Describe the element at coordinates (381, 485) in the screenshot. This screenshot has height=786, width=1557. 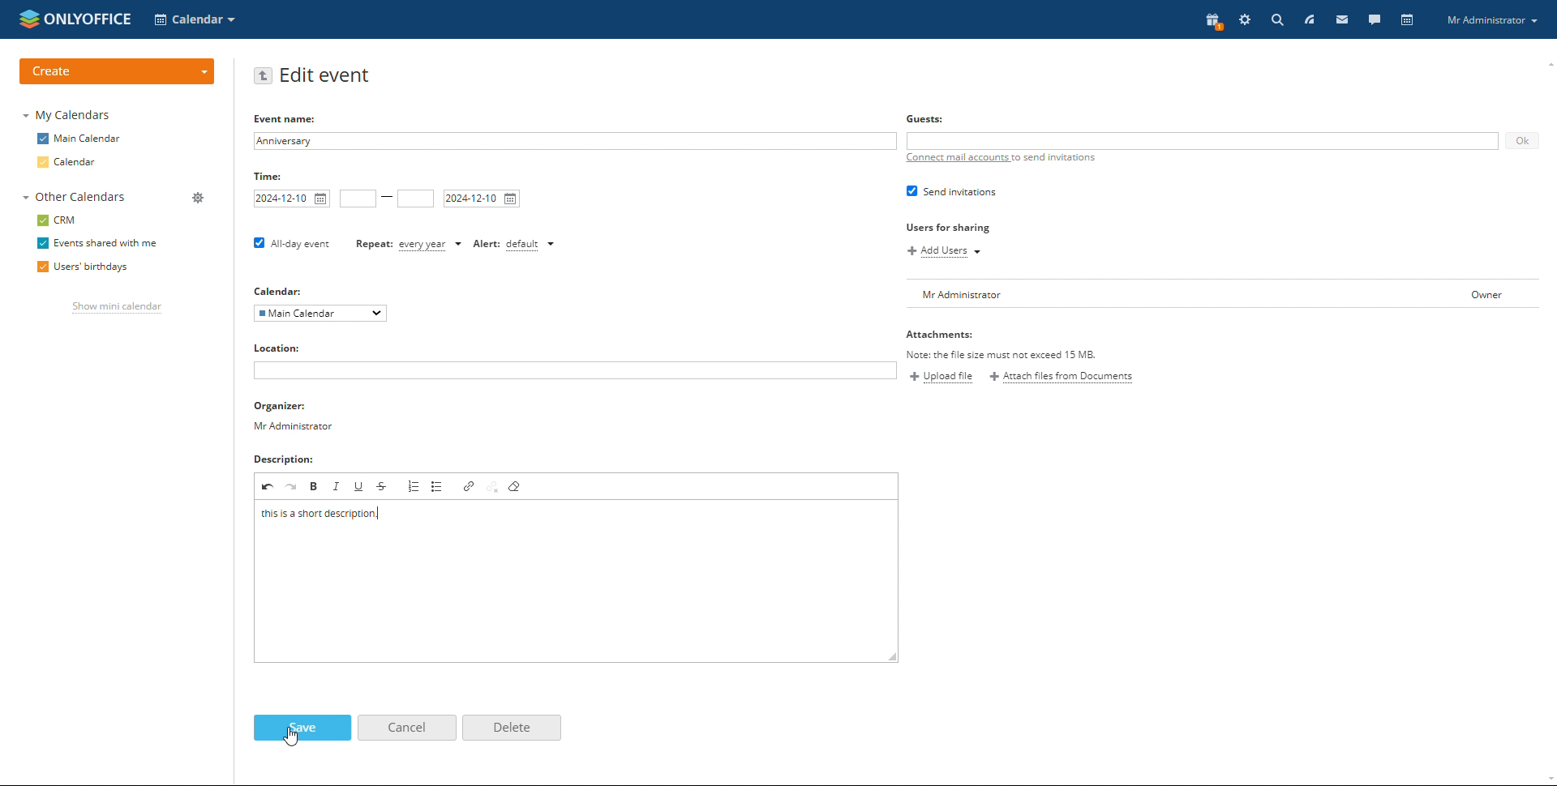
I see `strikethrough` at that location.